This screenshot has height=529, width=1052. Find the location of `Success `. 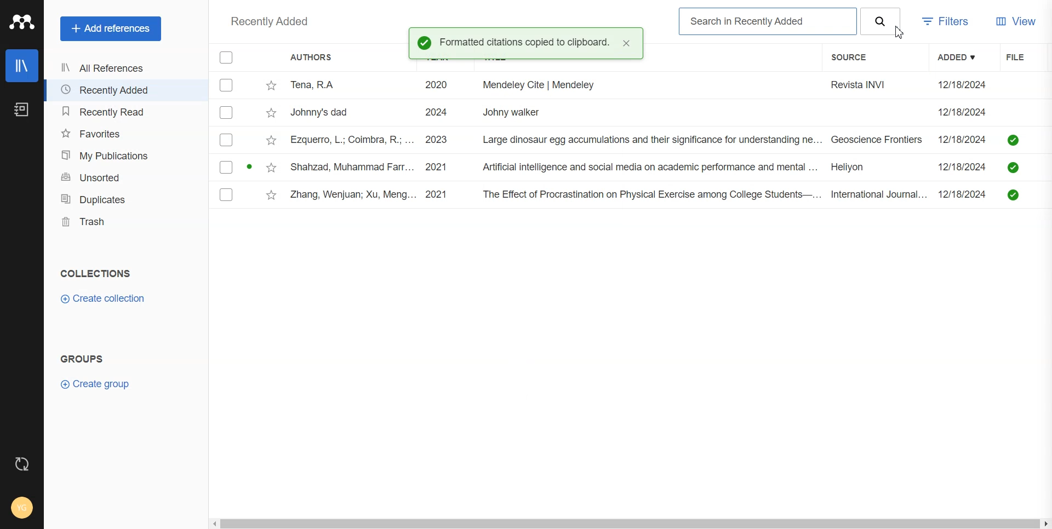

Success  is located at coordinates (424, 42).